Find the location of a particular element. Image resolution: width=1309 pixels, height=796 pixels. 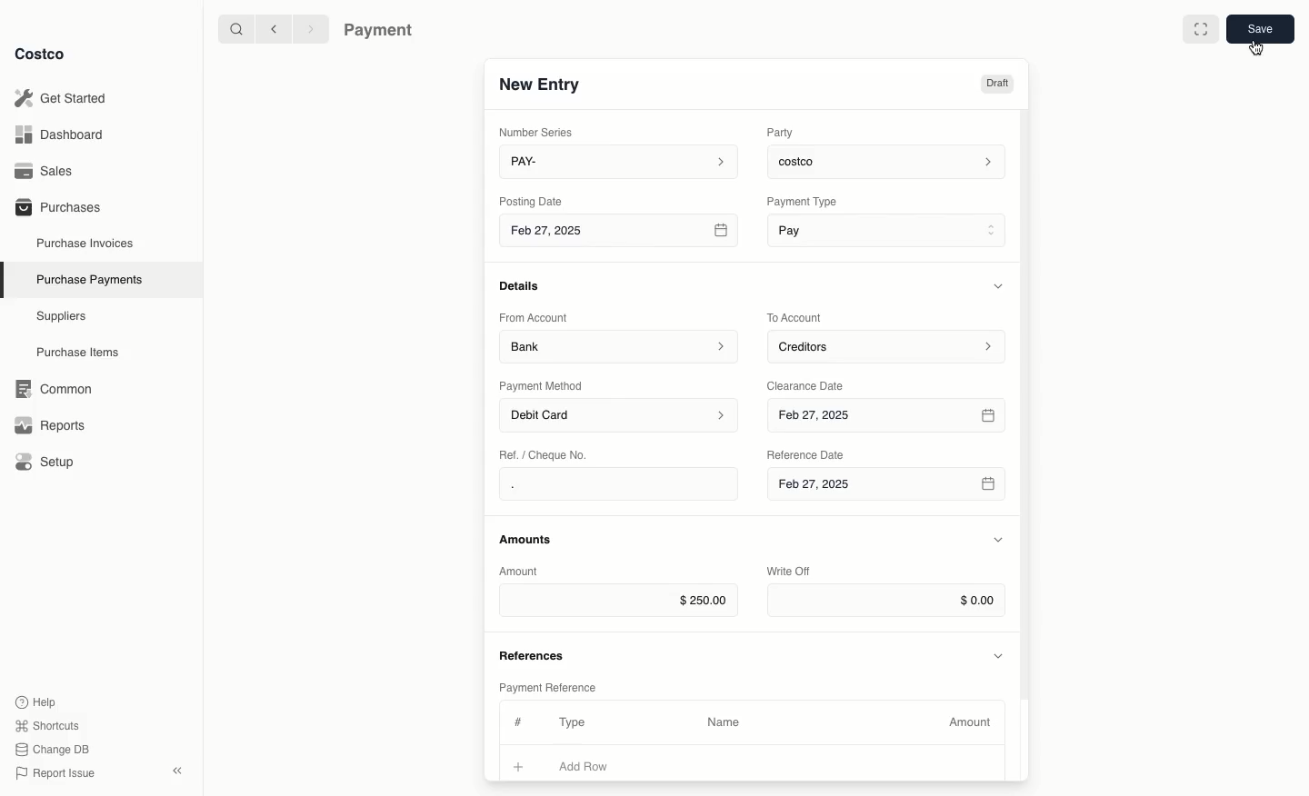

Full width toggle is located at coordinates (1201, 32).